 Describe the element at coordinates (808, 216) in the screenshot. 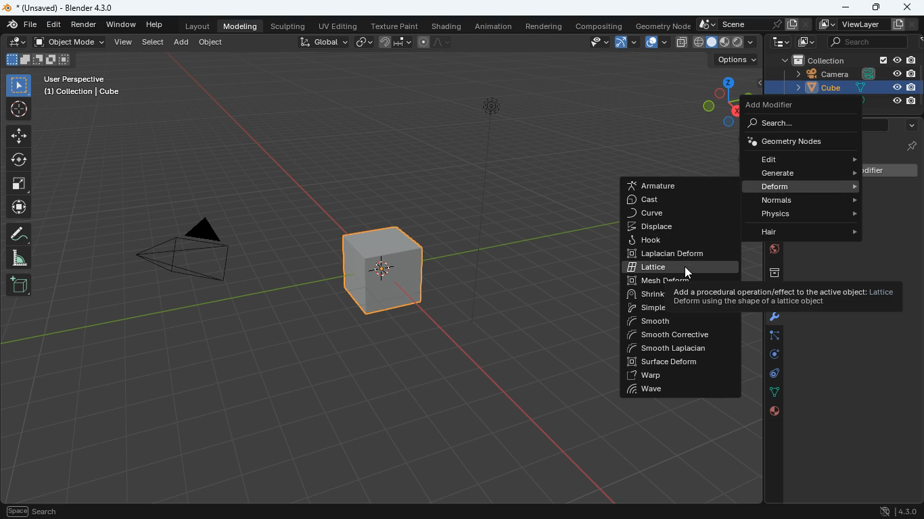

I see `physics` at that location.